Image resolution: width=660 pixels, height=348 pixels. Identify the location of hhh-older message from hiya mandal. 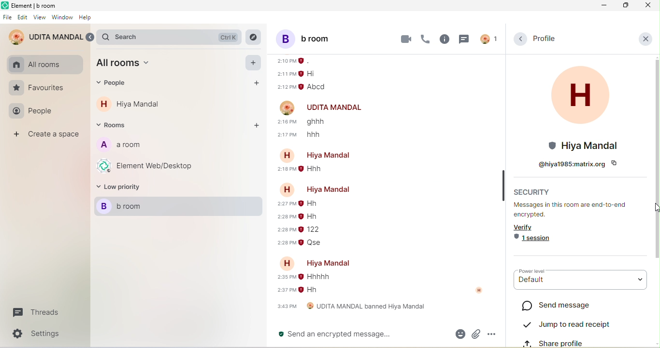
(315, 171).